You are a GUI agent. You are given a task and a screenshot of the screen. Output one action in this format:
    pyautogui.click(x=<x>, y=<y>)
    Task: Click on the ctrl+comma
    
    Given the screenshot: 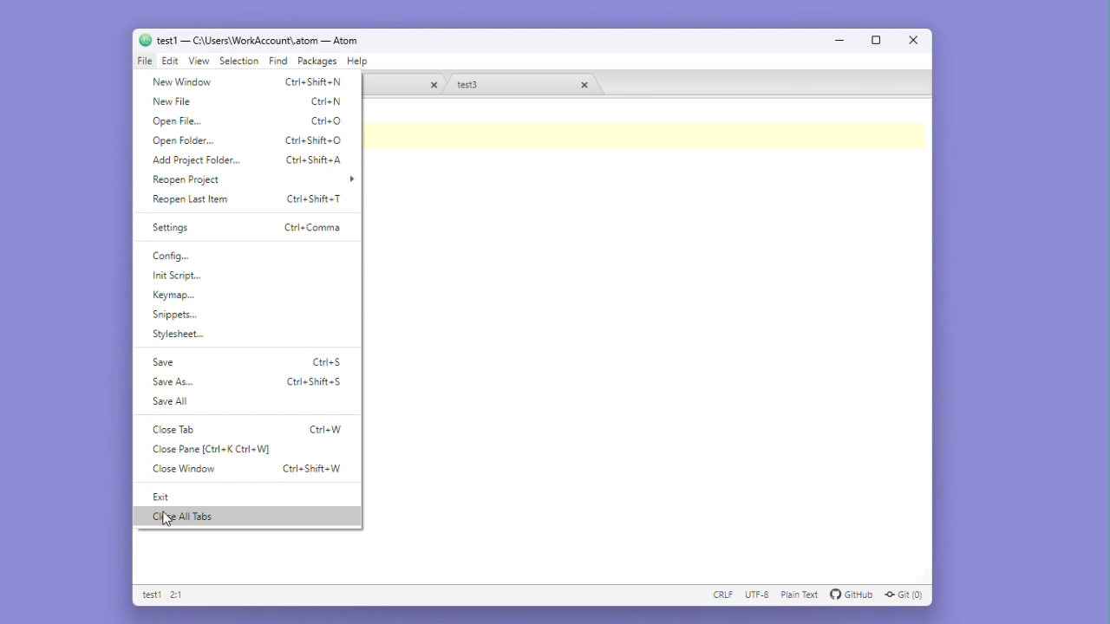 What is the action you would take?
    pyautogui.click(x=317, y=228)
    